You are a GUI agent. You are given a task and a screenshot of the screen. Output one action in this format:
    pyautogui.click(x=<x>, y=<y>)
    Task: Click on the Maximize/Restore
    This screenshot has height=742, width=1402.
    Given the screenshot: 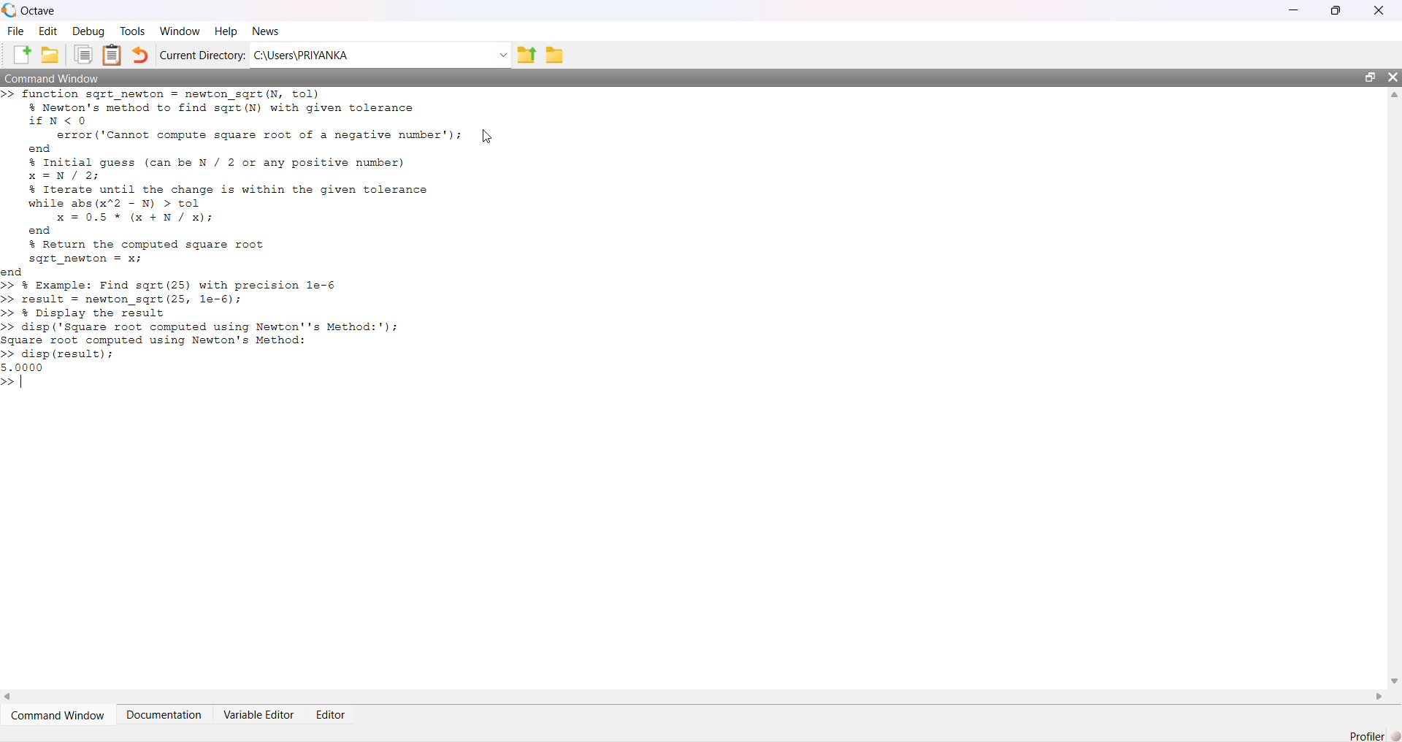 What is the action you would take?
    pyautogui.click(x=1371, y=78)
    